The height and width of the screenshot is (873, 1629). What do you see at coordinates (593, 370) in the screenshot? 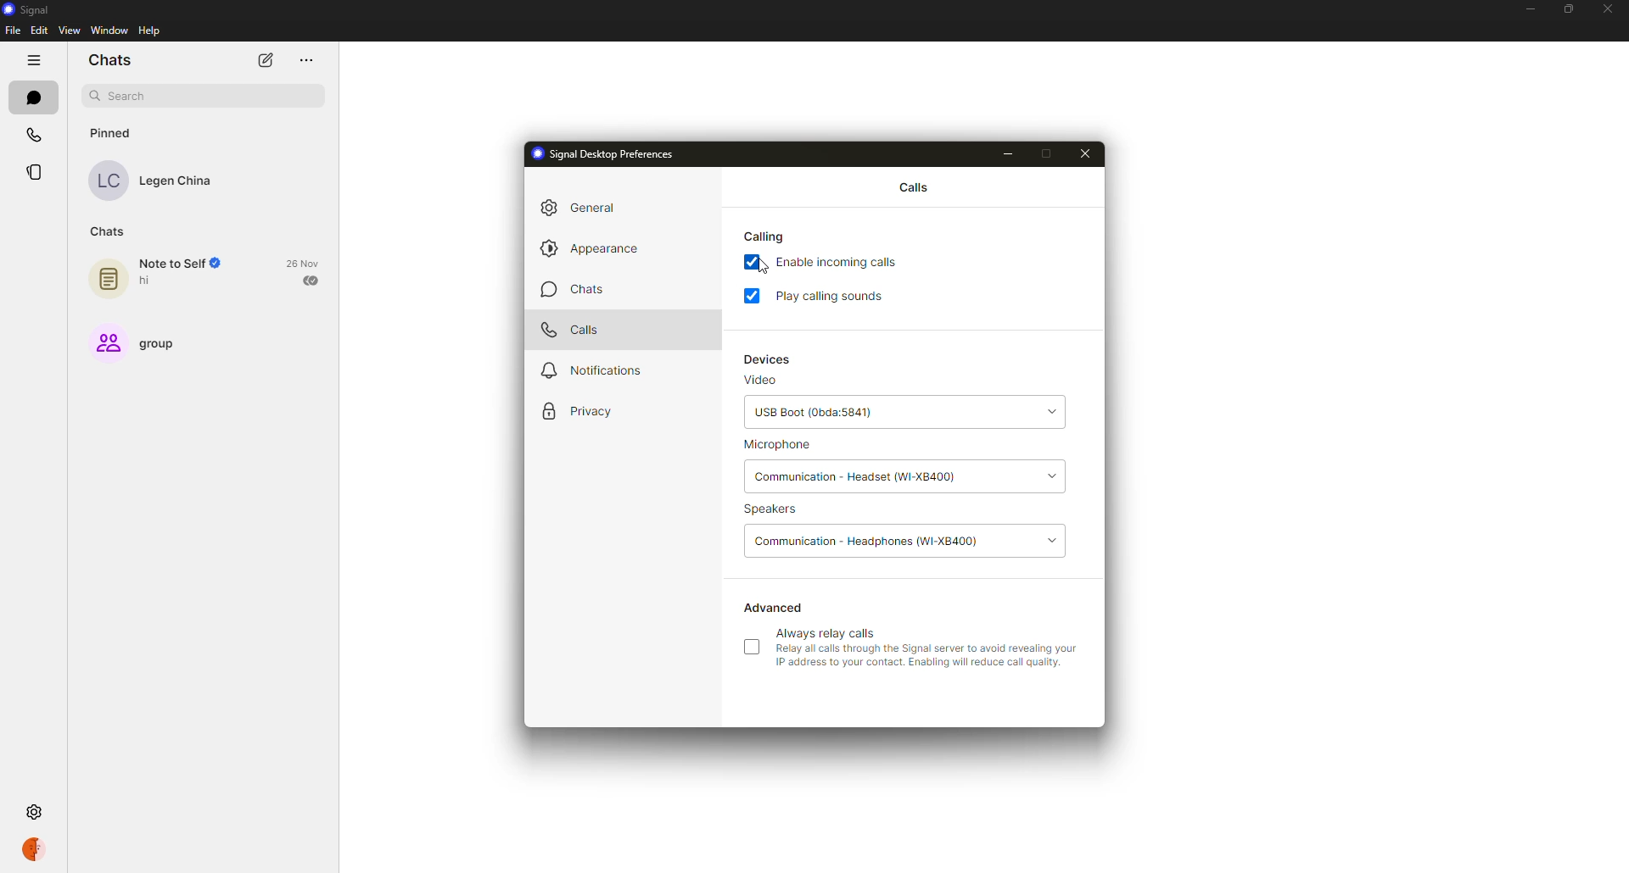
I see `notifications` at bounding box center [593, 370].